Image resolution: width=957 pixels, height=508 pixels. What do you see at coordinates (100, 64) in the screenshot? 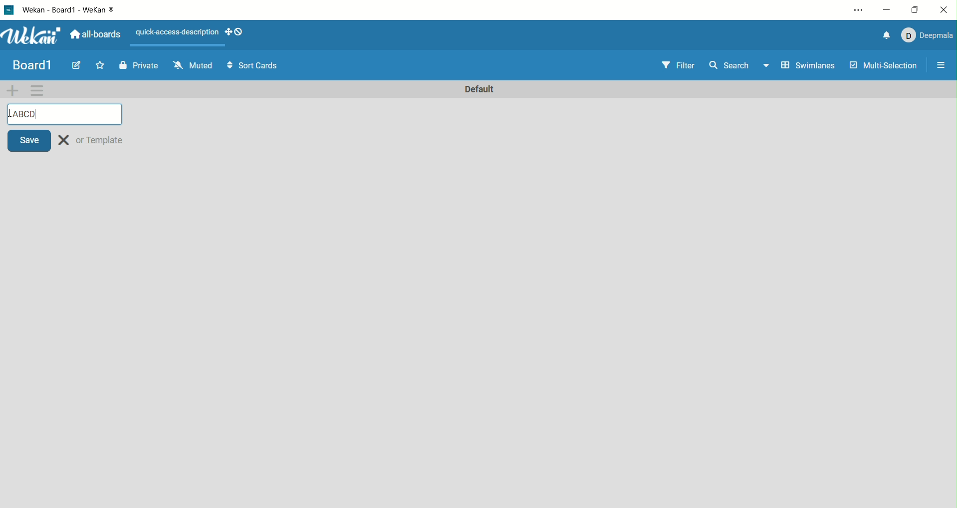
I see `favorite` at bounding box center [100, 64].